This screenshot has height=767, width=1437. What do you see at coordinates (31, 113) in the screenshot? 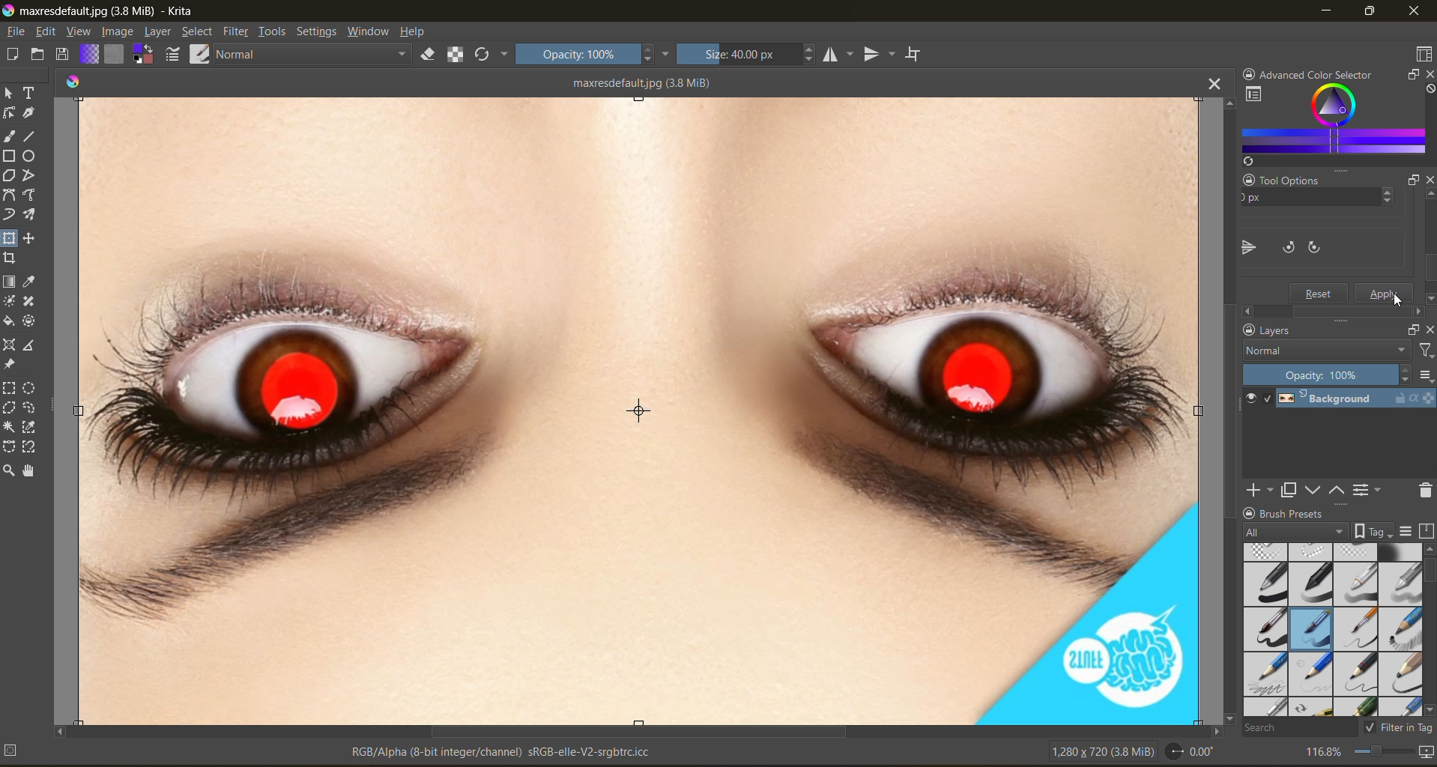
I see `tool` at bounding box center [31, 113].